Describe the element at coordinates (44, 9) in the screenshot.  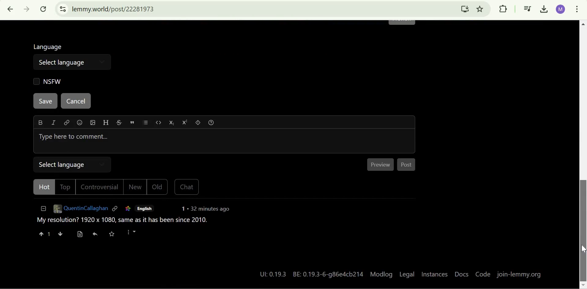
I see `Reload this page` at that location.